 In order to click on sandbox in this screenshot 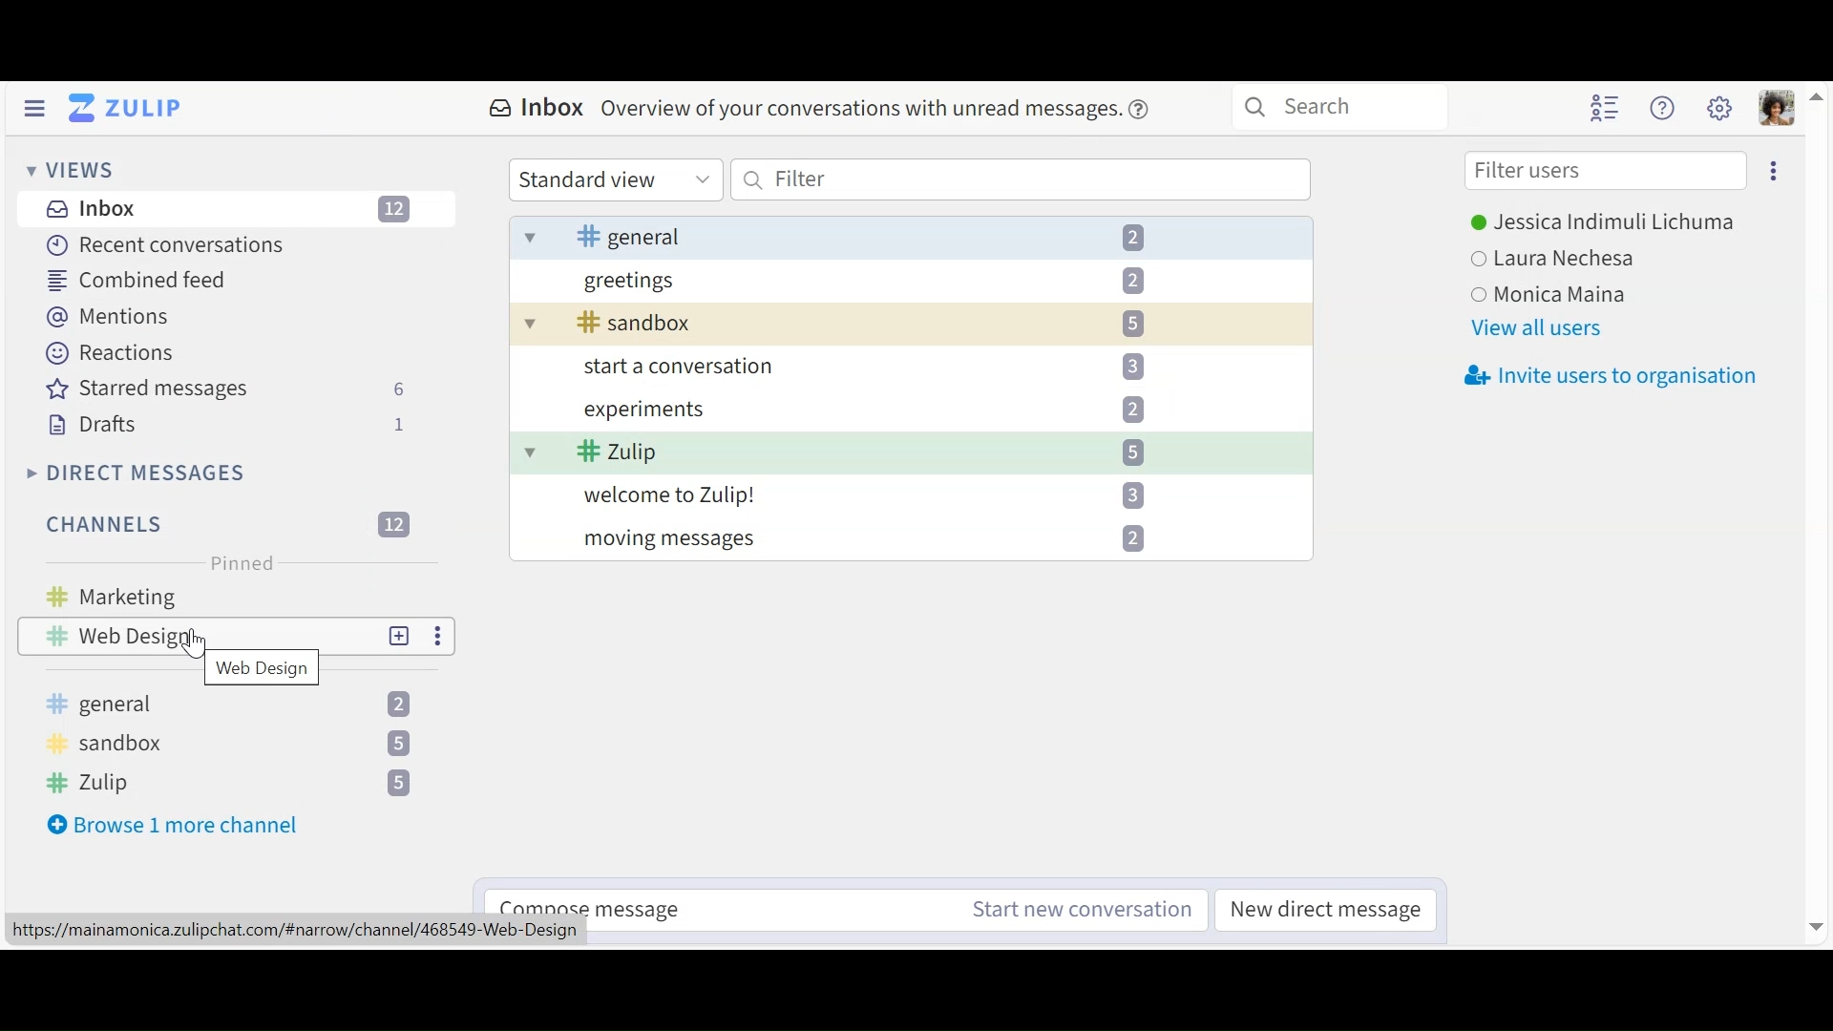, I will do `click(912, 321)`.